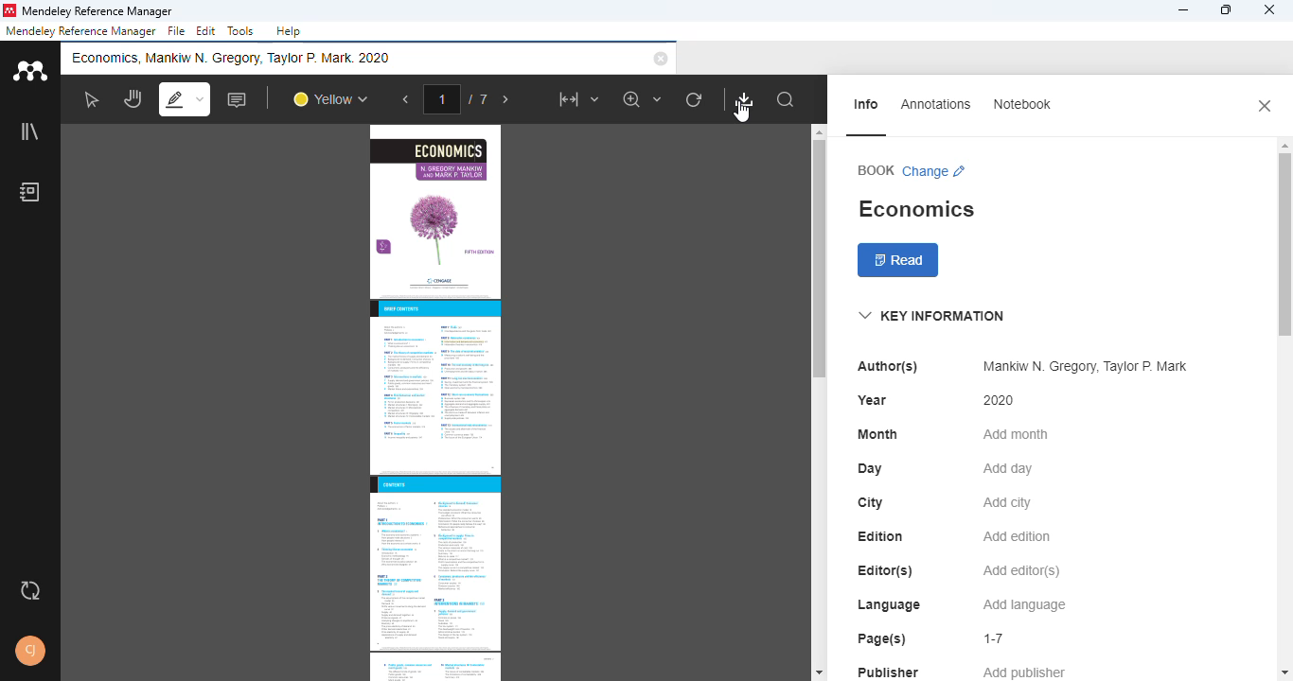 This screenshot has height=681, width=1293. I want to click on pan, so click(132, 99).